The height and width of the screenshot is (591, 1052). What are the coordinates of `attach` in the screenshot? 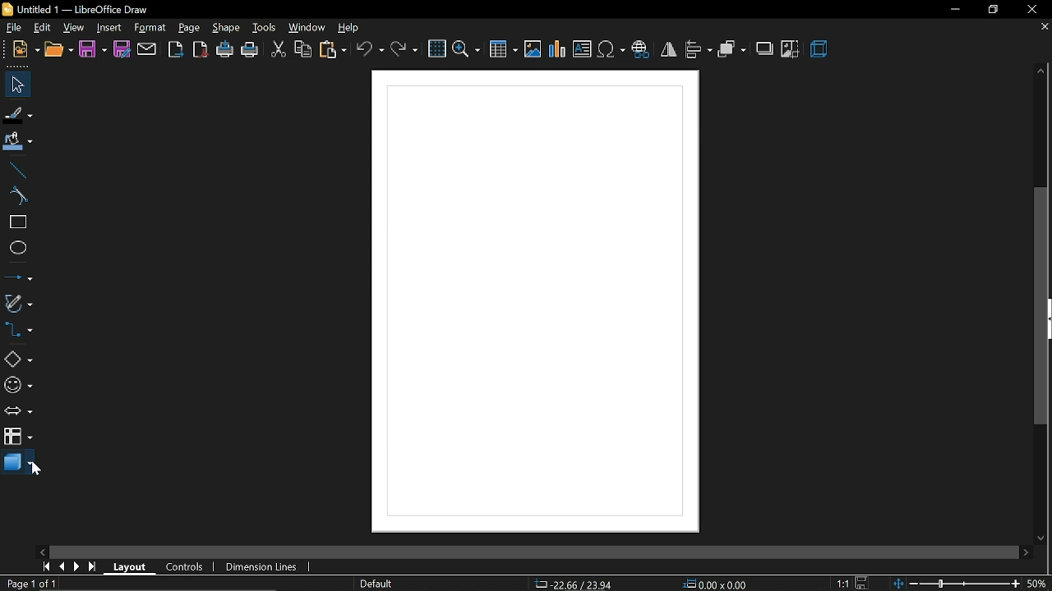 It's located at (147, 50).